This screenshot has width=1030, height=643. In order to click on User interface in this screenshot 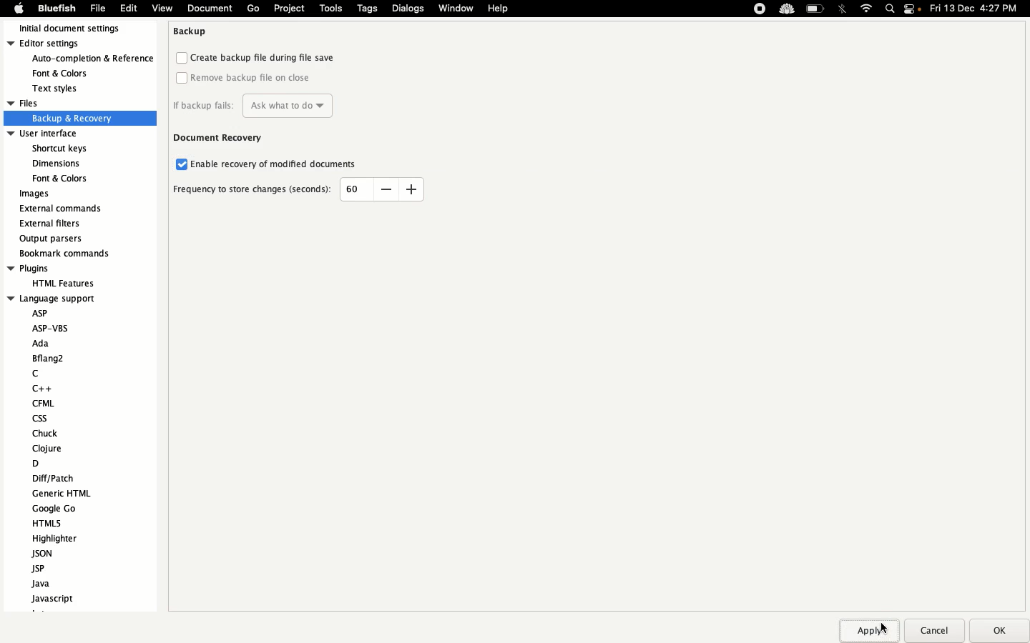, I will do `click(59, 156)`.